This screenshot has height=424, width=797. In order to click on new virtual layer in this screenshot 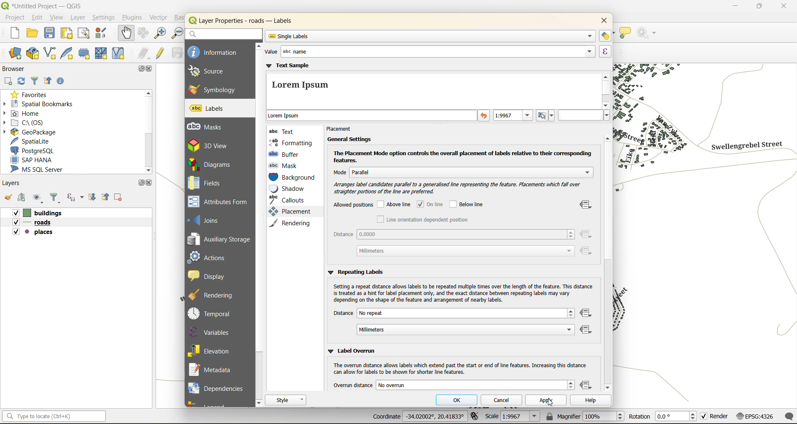, I will do `click(120, 54)`.